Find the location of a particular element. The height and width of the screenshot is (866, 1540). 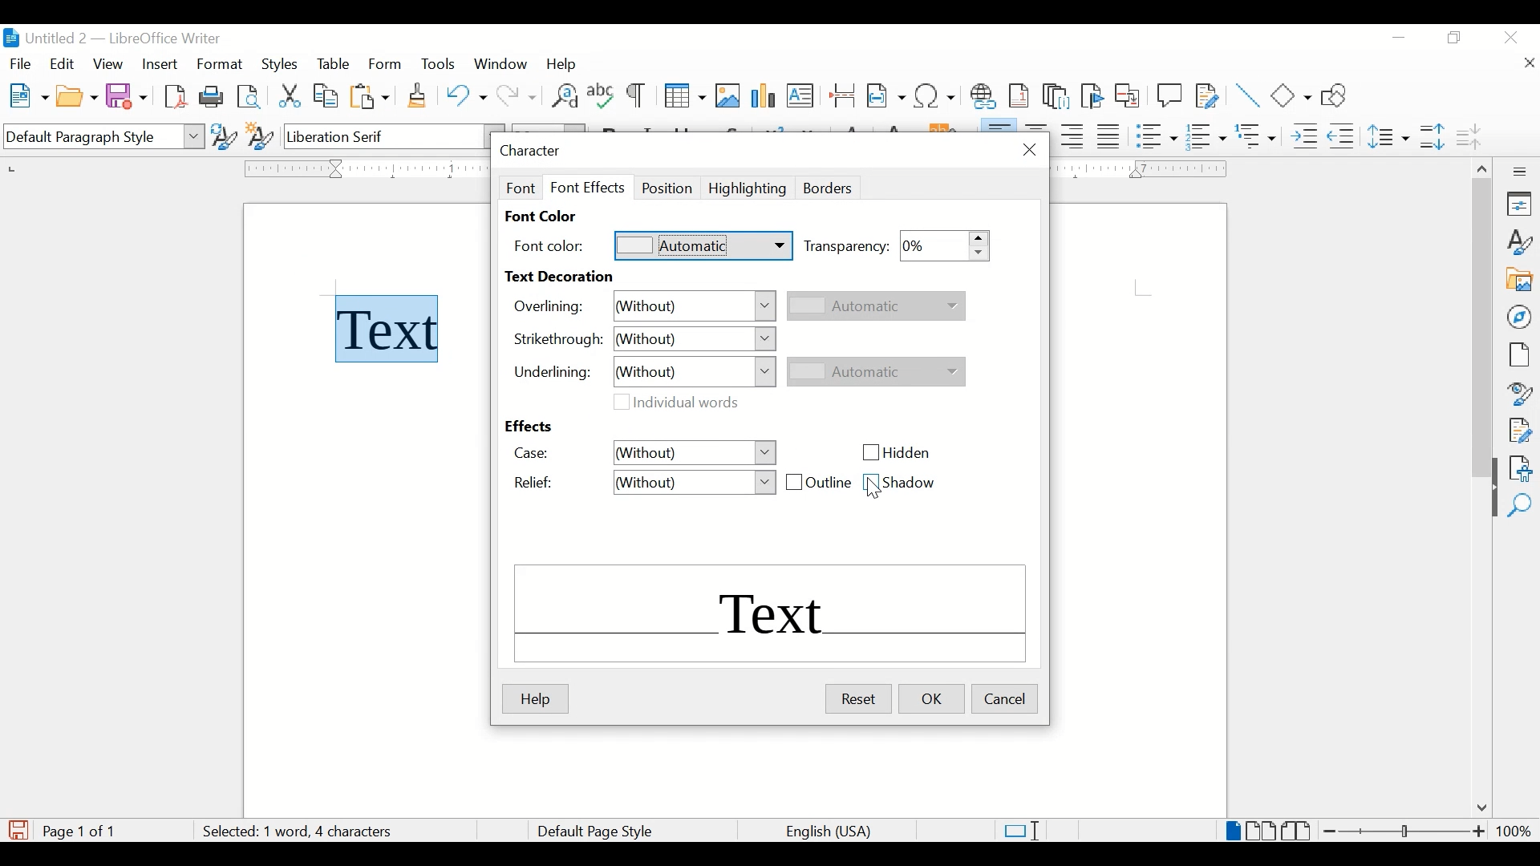

save  is located at coordinates (128, 95).